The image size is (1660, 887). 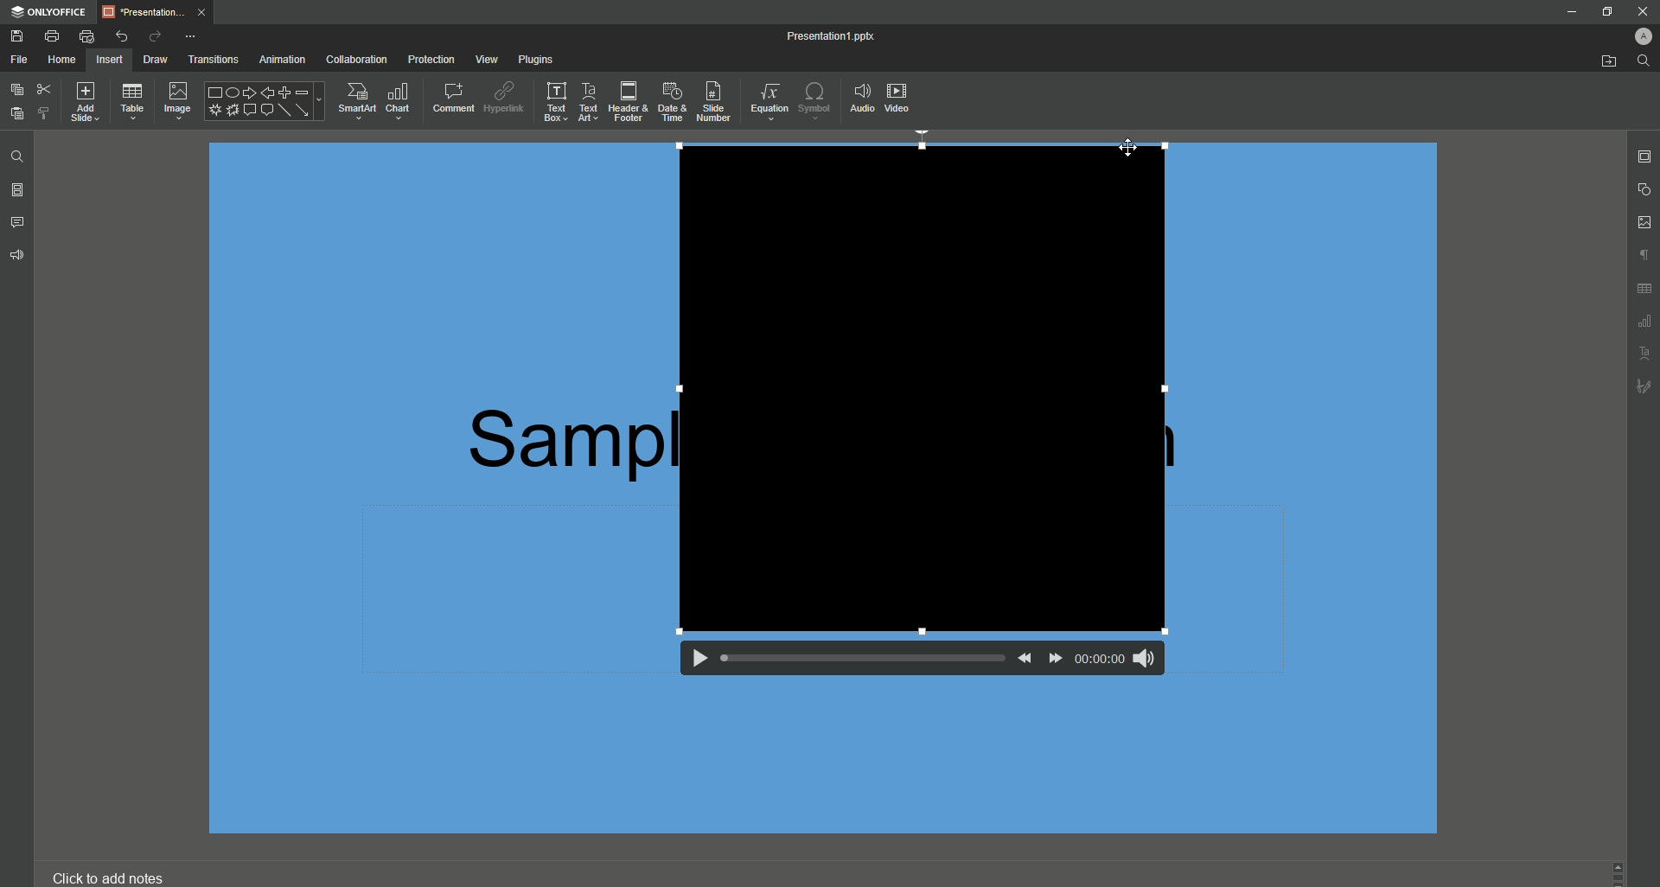 What do you see at coordinates (401, 99) in the screenshot?
I see `Chart` at bounding box center [401, 99].